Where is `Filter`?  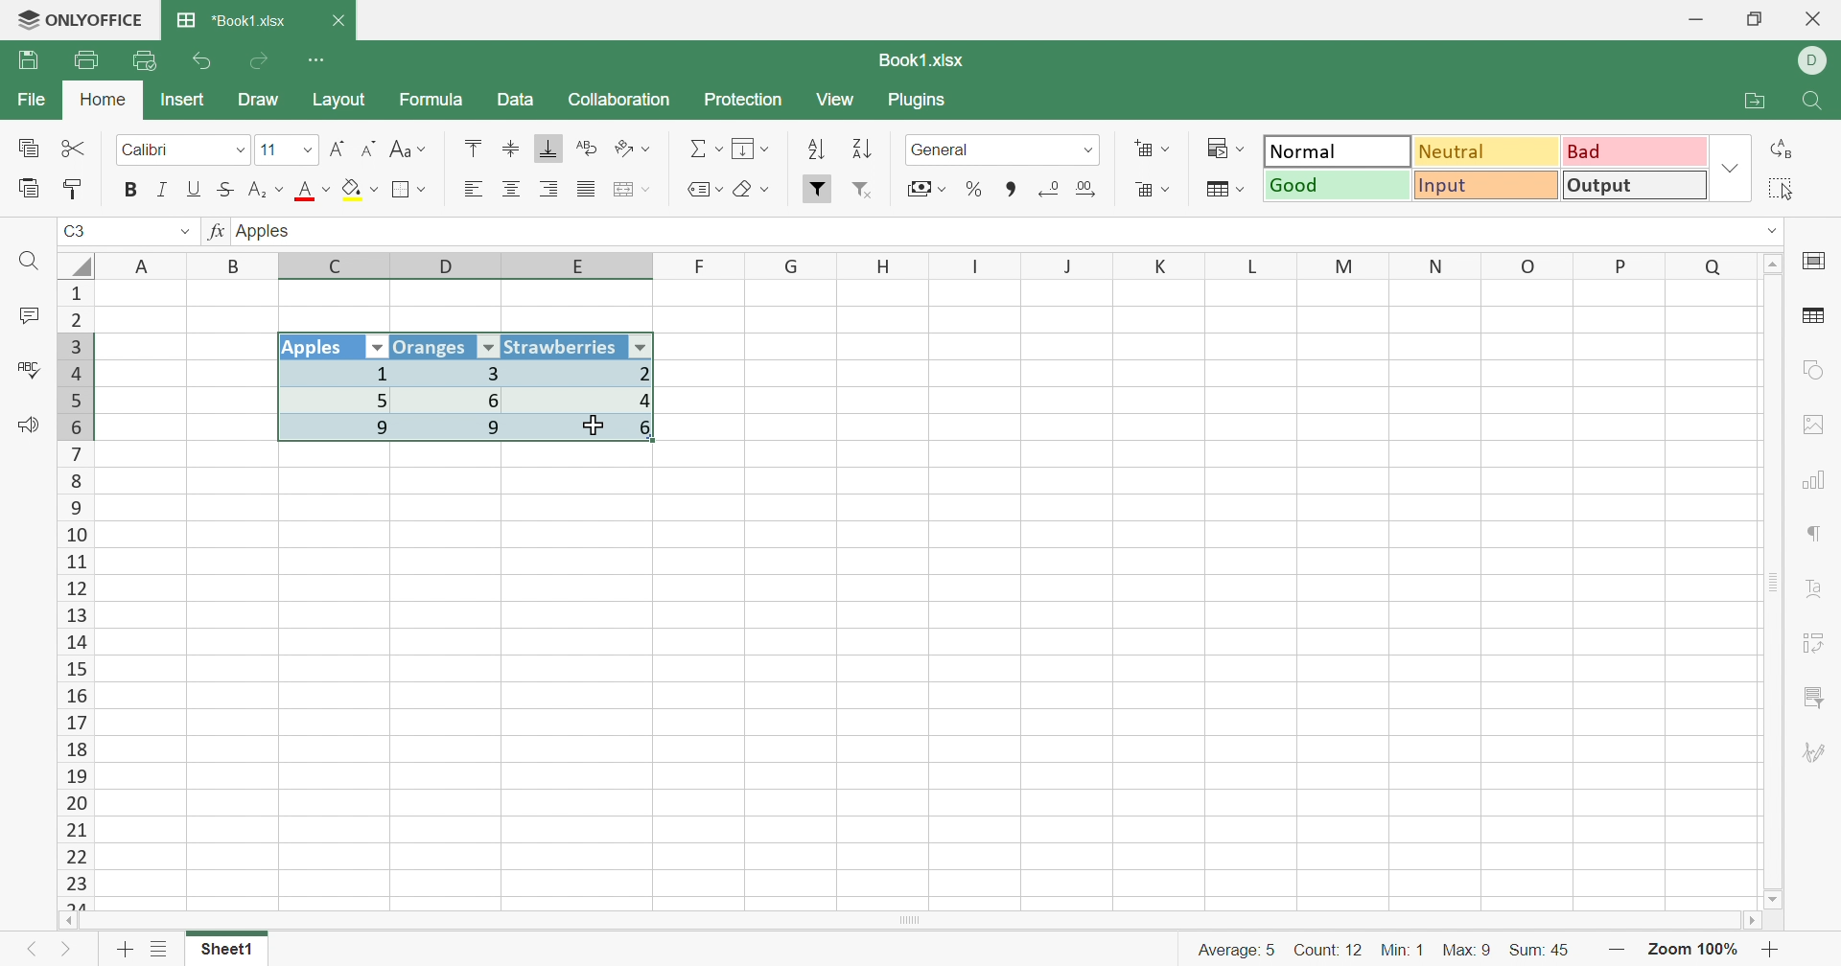 Filter is located at coordinates (818, 189).